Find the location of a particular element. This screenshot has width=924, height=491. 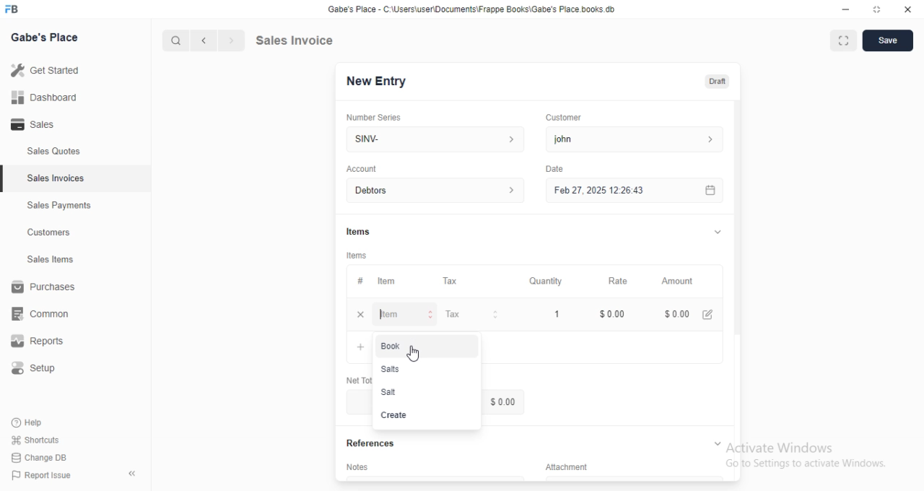

Reports is located at coordinates (35, 342).